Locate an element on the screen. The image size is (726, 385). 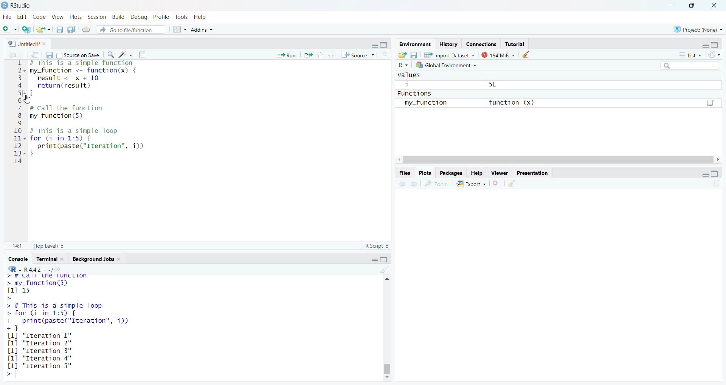
remove the current plot is located at coordinates (496, 183).